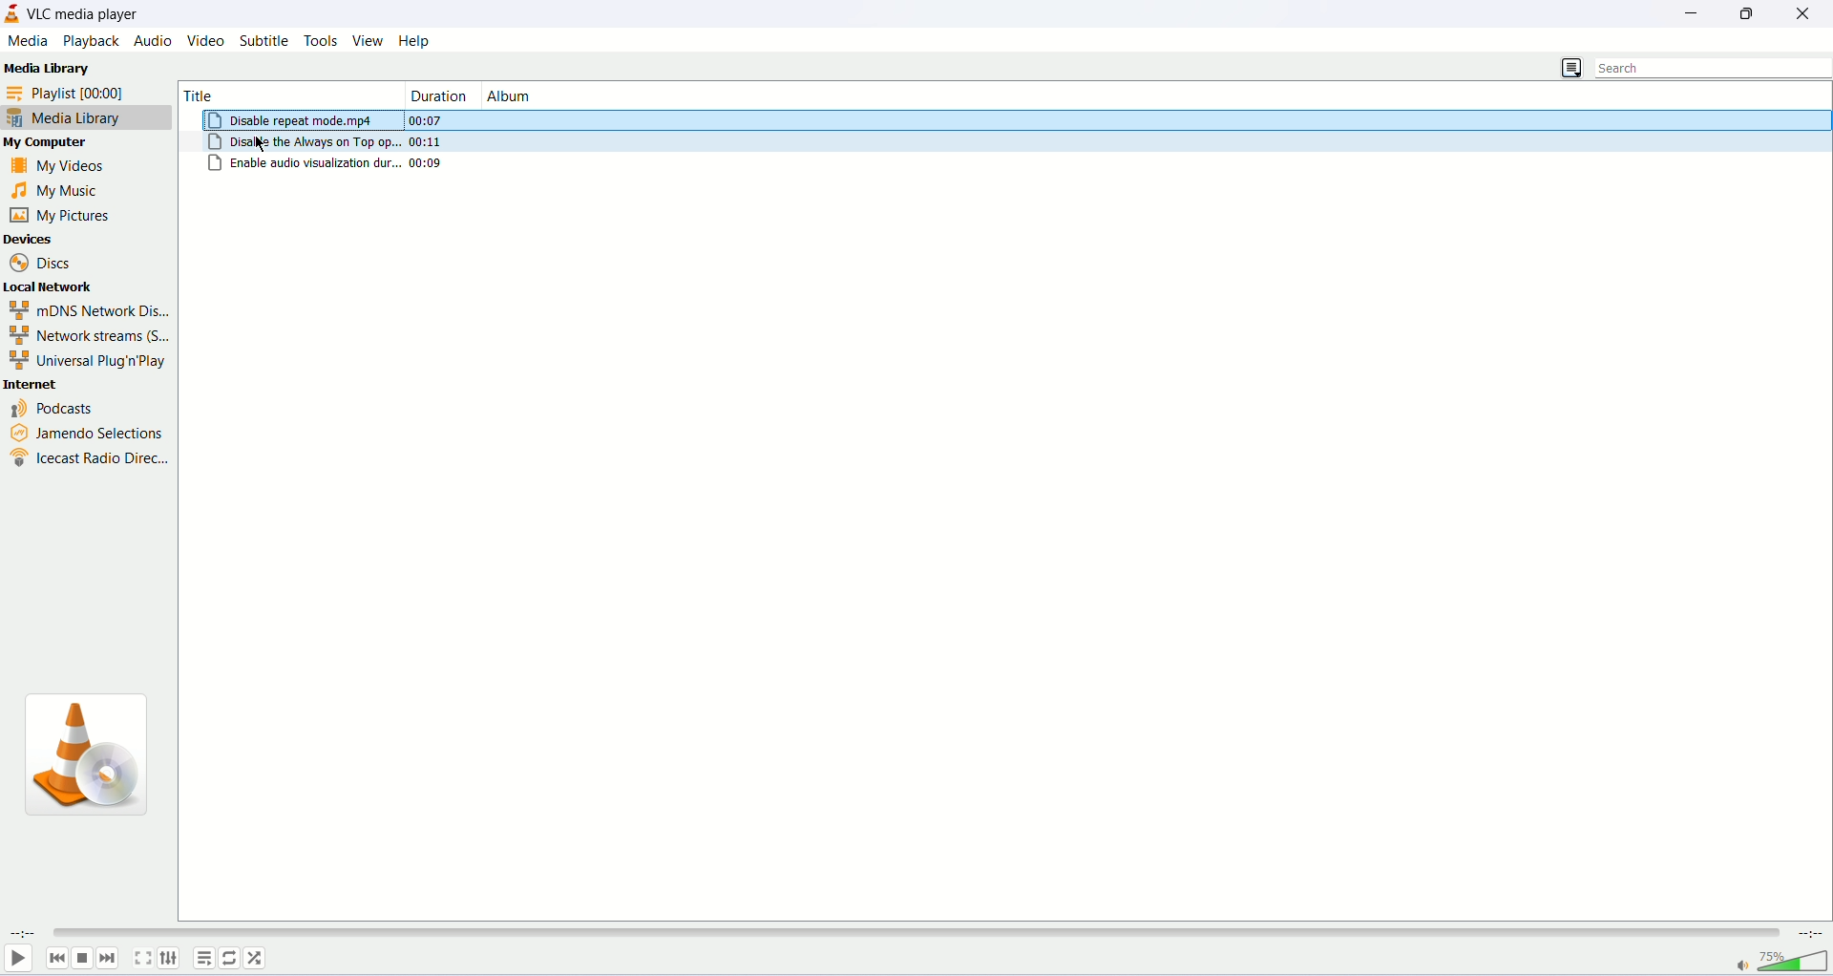  What do you see at coordinates (44, 261) in the screenshot?
I see `discs` at bounding box center [44, 261].